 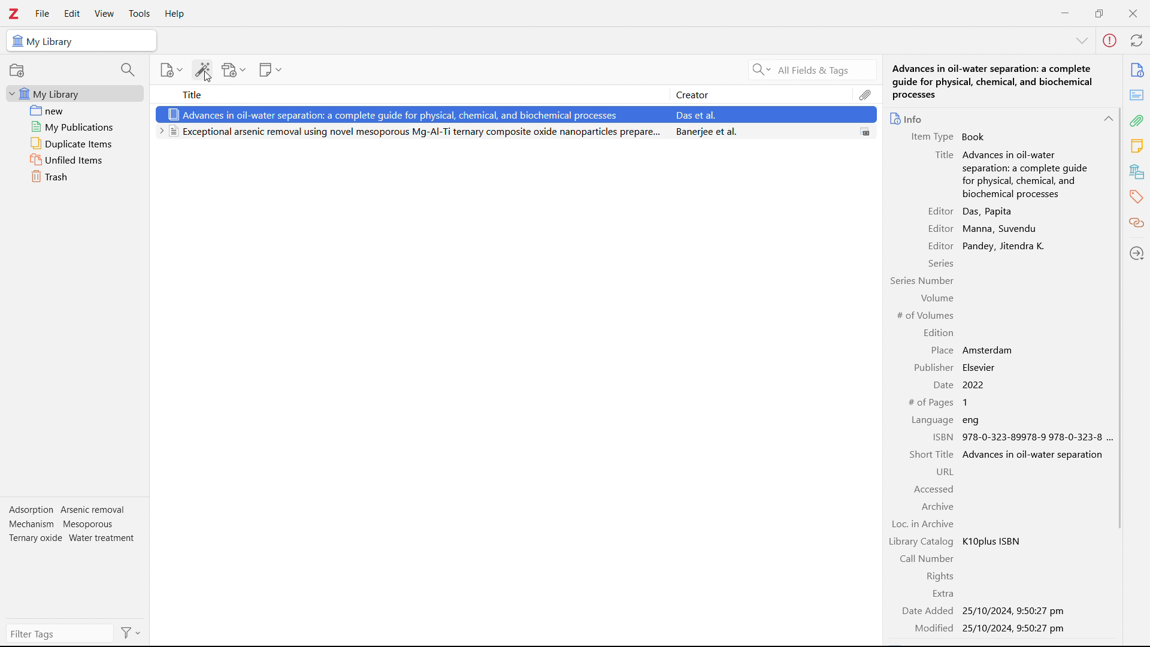 What do you see at coordinates (234, 69) in the screenshot?
I see `add attachments` at bounding box center [234, 69].